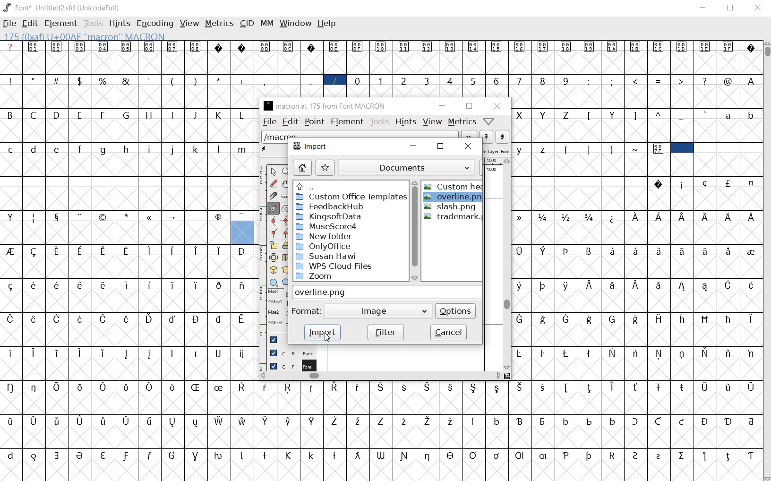 Image resolution: width=771 pixels, height=481 pixels. Describe the element at coordinates (128, 115) in the screenshot. I see `G` at that location.